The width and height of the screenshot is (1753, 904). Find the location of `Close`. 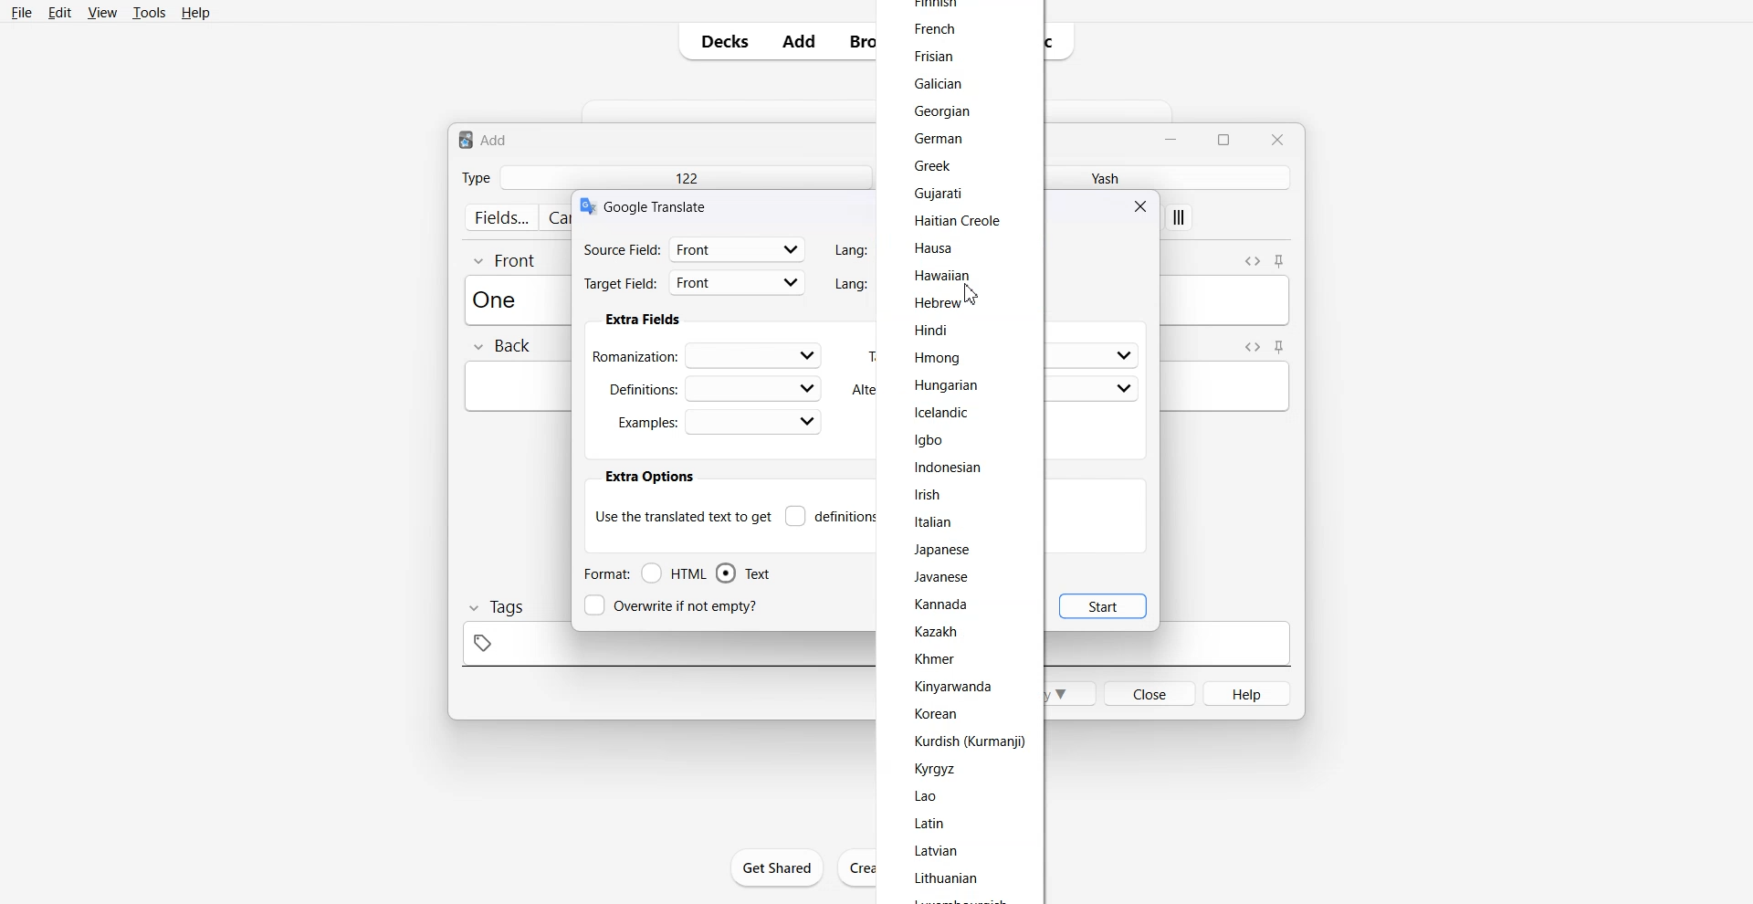

Close is located at coordinates (1149, 692).